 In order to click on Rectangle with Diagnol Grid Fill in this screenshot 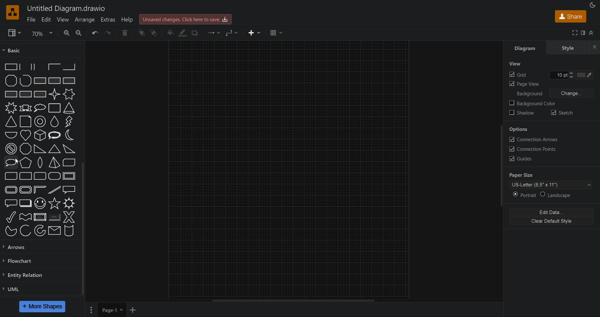, I will do `click(40, 94)`.